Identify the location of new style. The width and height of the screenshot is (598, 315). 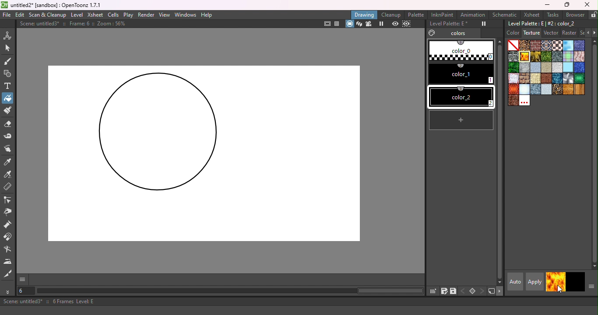
(491, 291).